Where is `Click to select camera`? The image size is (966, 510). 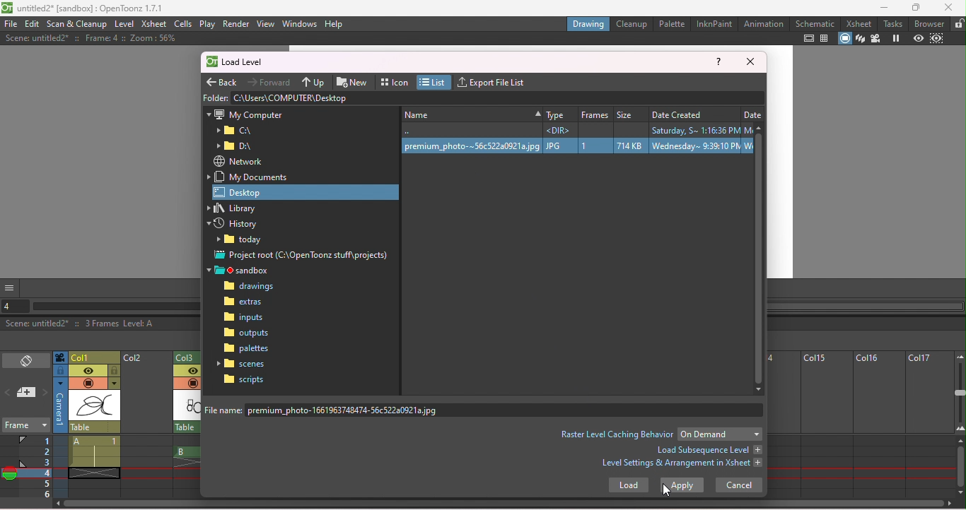
Click to select camera is located at coordinates (60, 357).